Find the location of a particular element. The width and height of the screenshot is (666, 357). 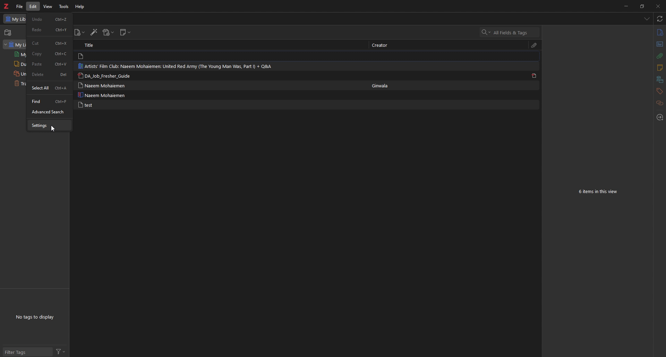

add items by identifier is located at coordinates (94, 33).